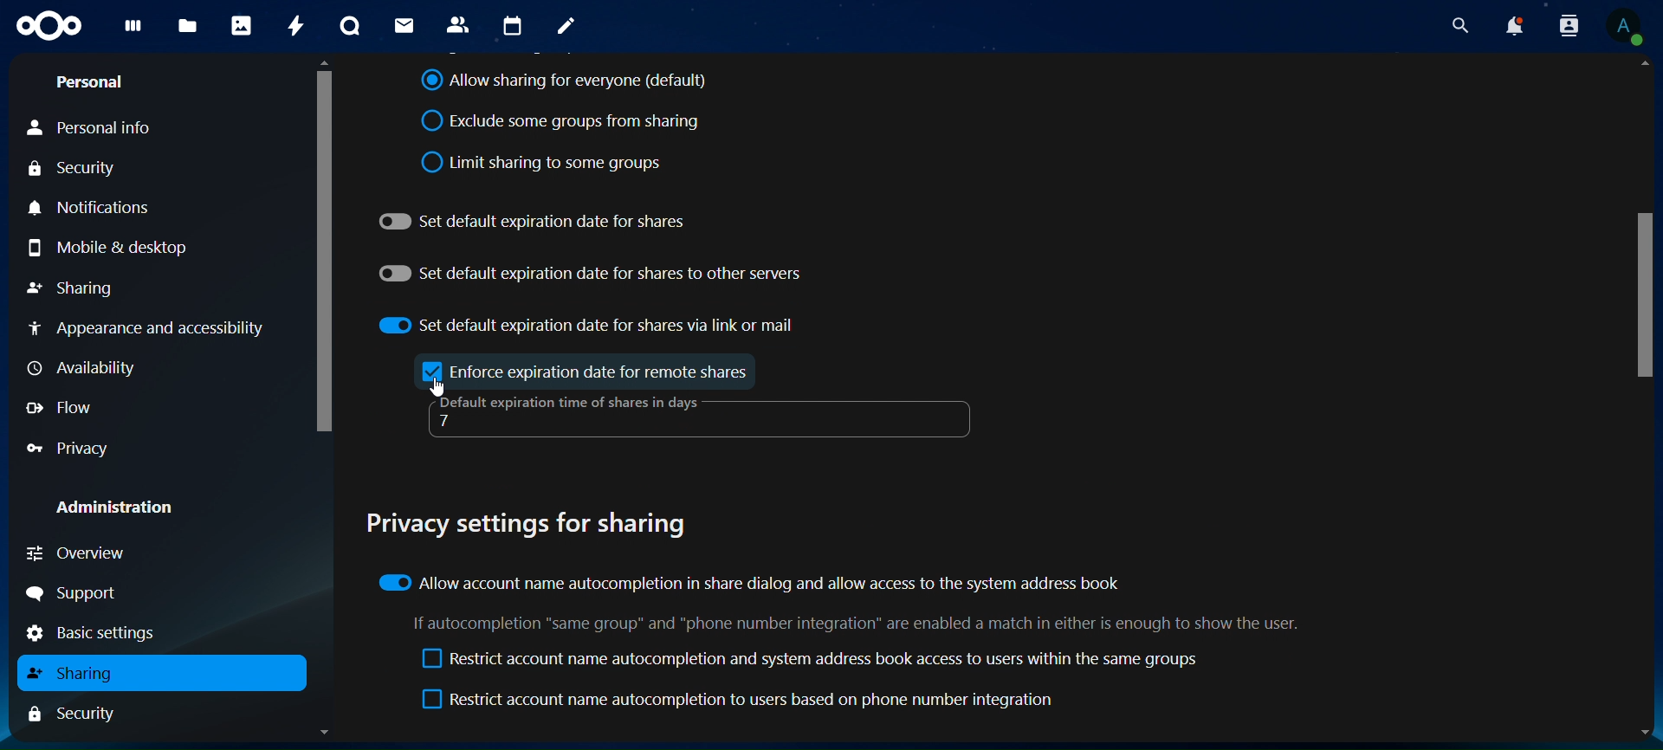 This screenshot has width=1663, height=750. I want to click on limit sharing to some groups, so click(544, 159).